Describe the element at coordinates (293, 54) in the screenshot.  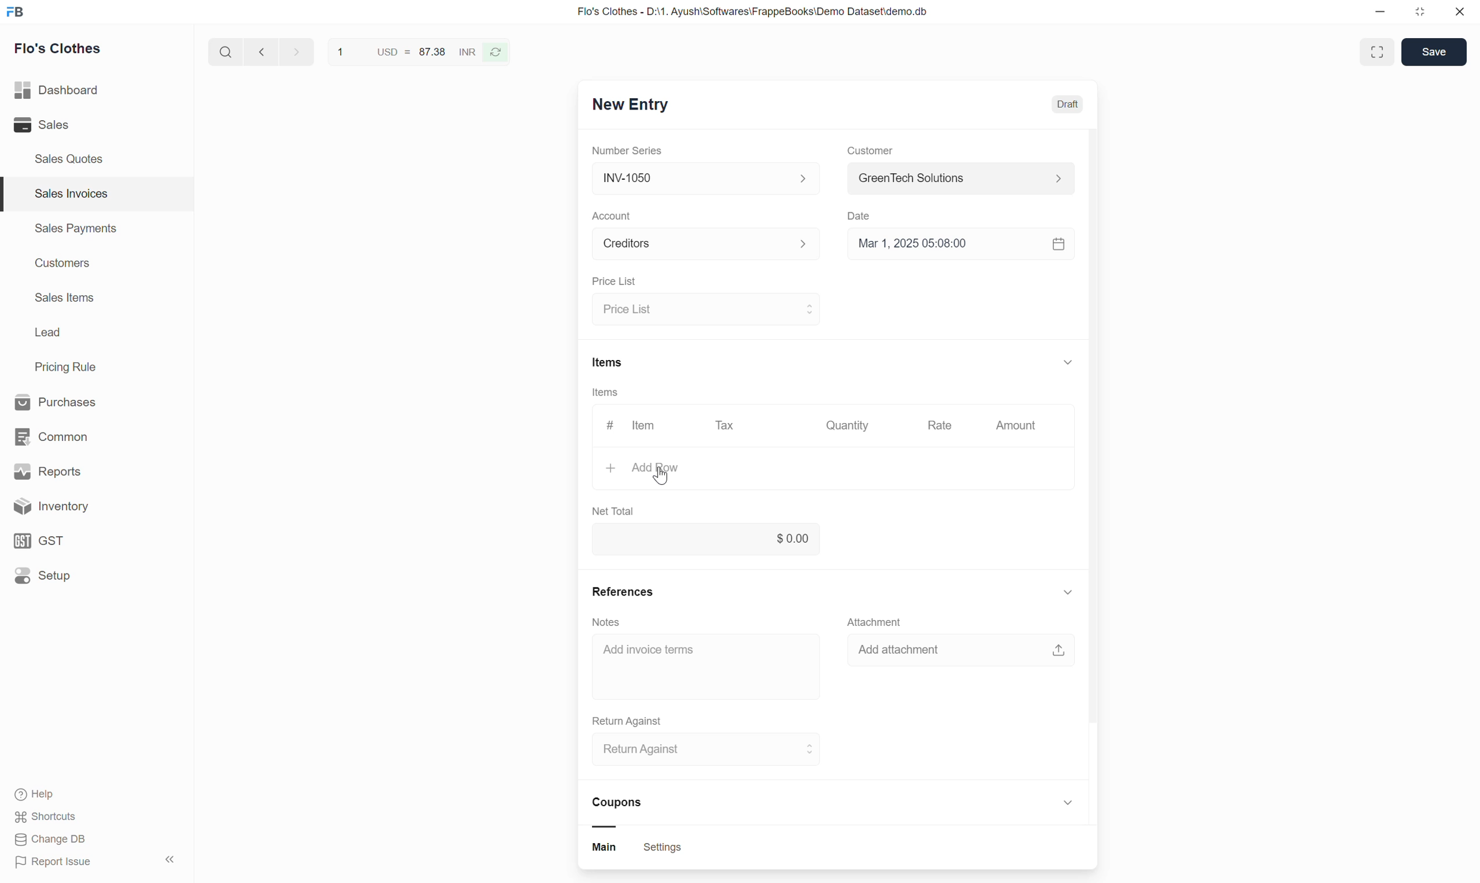
I see `go forward ` at that location.